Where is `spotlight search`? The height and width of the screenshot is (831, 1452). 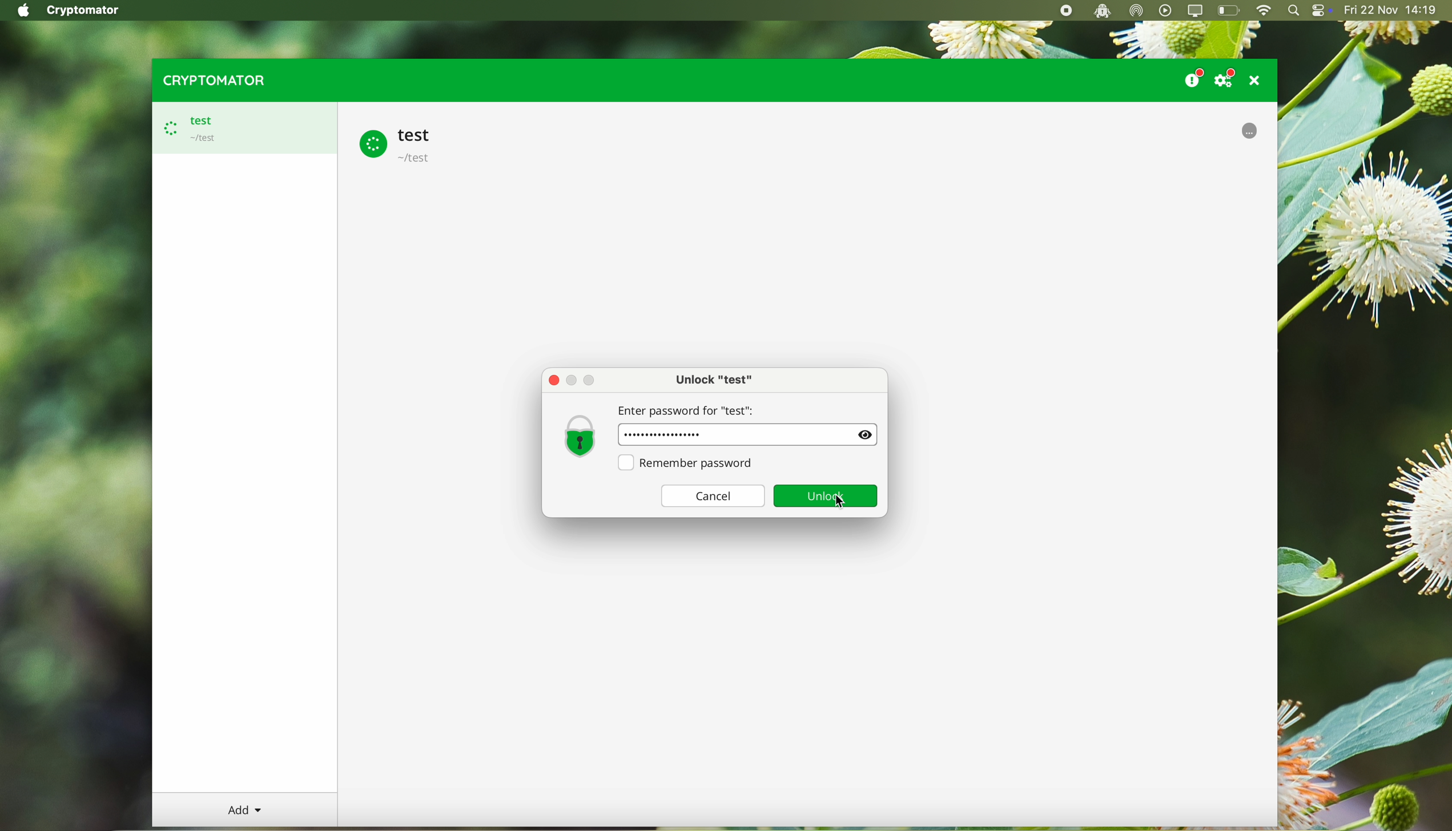
spotlight search is located at coordinates (1293, 11).